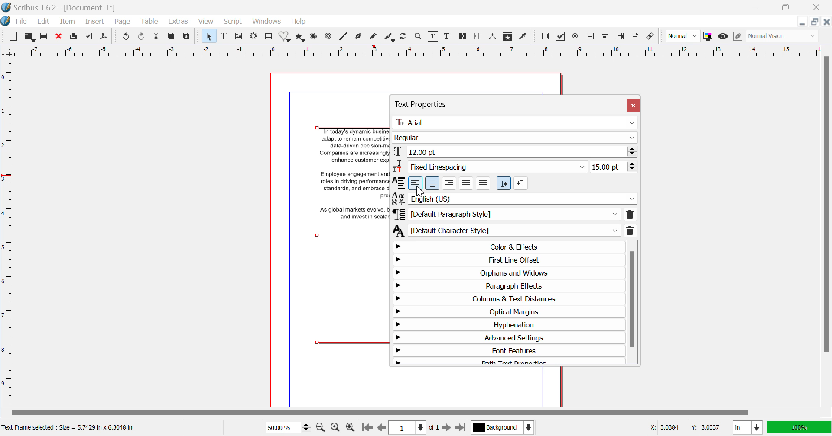 The height and width of the screenshot is (436, 832). What do you see at coordinates (827, 22) in the screenshot?
I see `Close` at bounding box center [827, 22].